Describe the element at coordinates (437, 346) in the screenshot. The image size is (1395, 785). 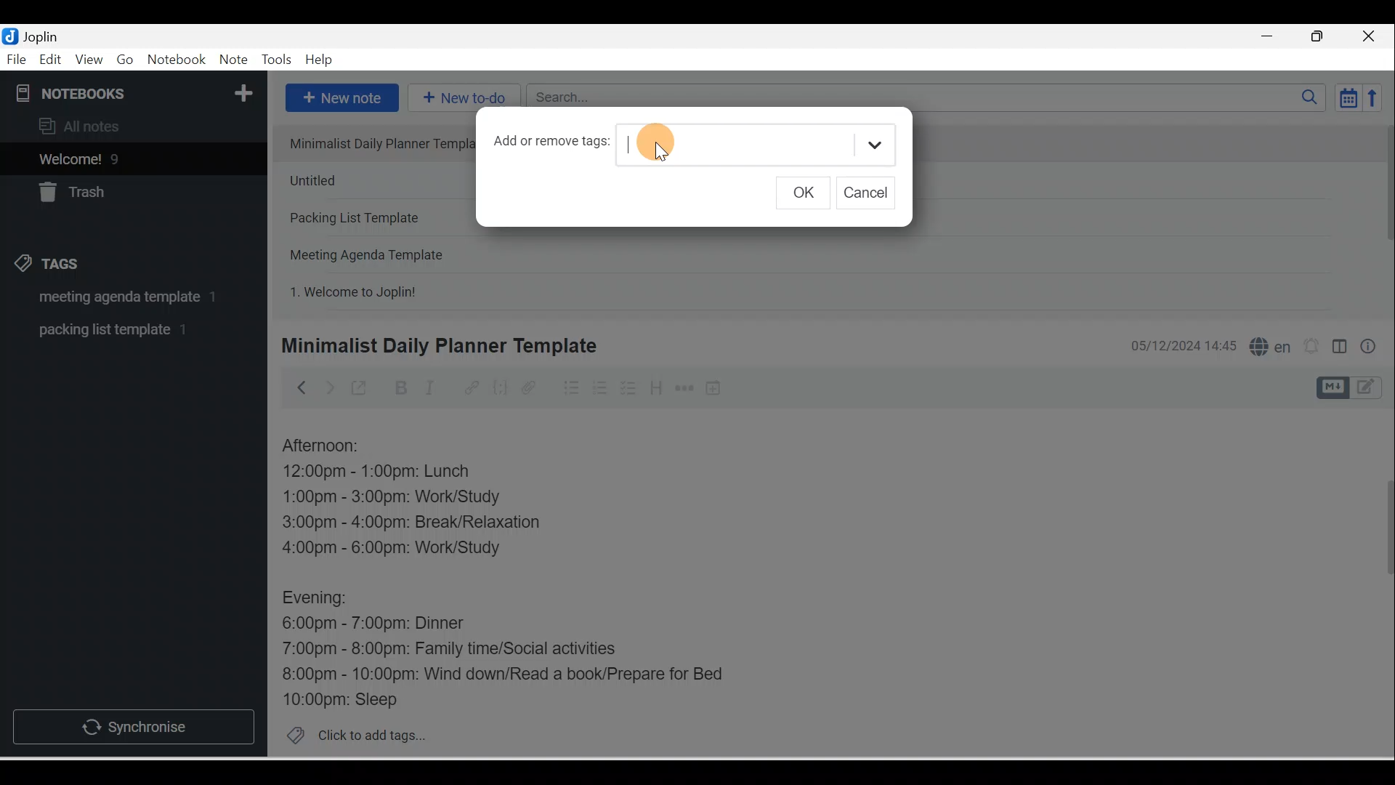
I see `Minimalist Daily Planner Template` at that location.